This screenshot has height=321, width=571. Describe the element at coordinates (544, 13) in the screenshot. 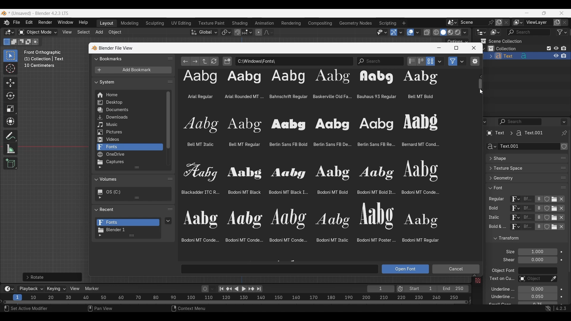

I see `Show interface in a smaller tab` at that location.